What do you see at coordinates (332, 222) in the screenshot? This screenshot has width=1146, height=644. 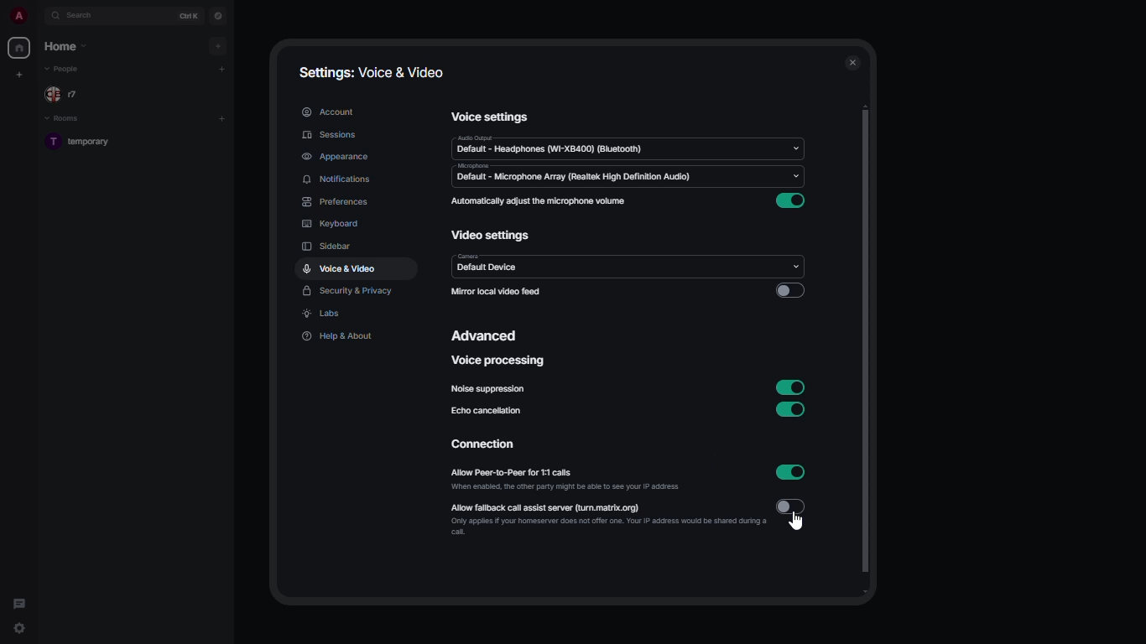 I see `keyboard` at bounding box center [332, 222].